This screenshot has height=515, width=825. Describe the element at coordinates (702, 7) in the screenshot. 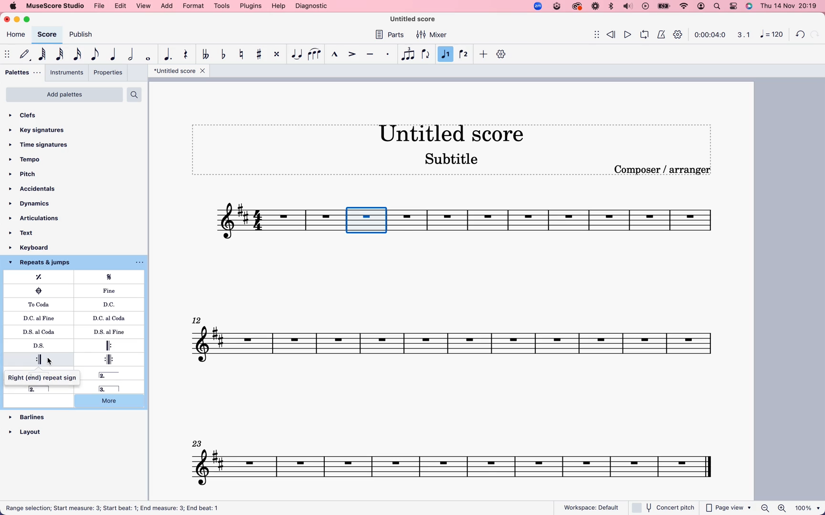

I see `profile` at that location.